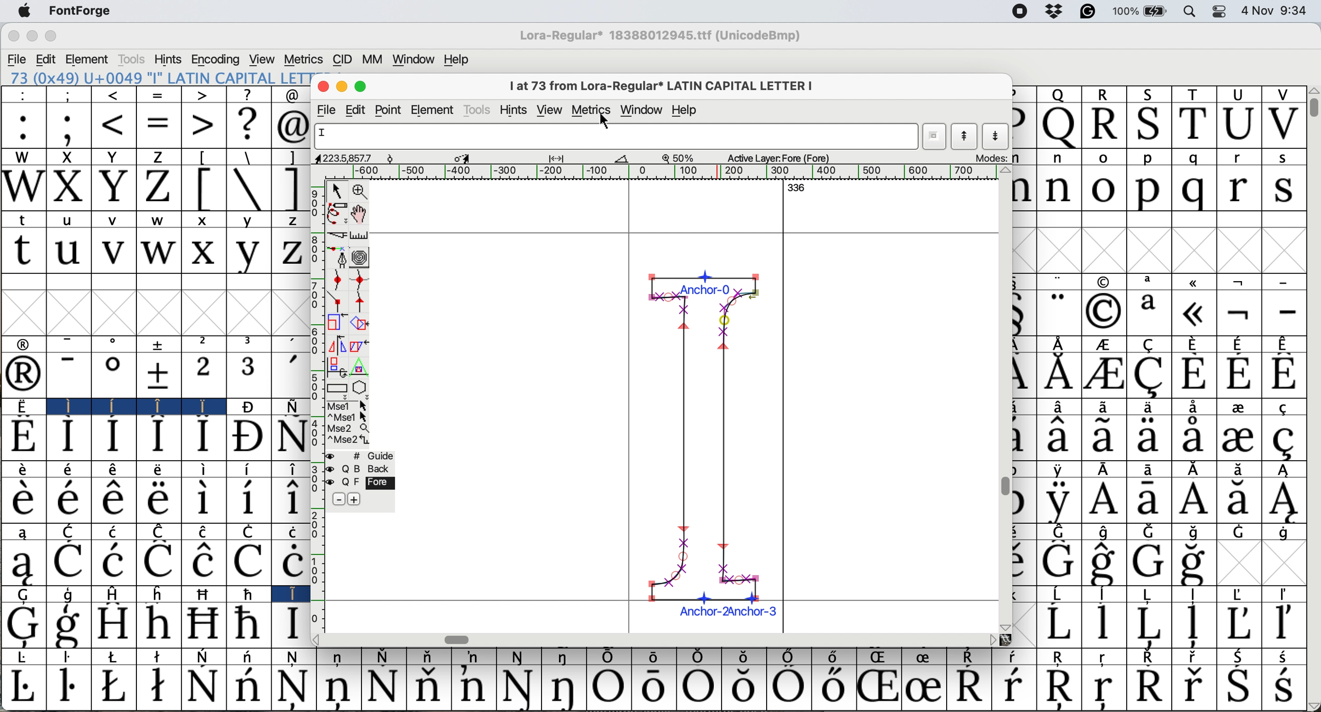  What do you see at coordinates (1239, 531) in the screenshot?
I see `` at bounding box center [1239, 531].